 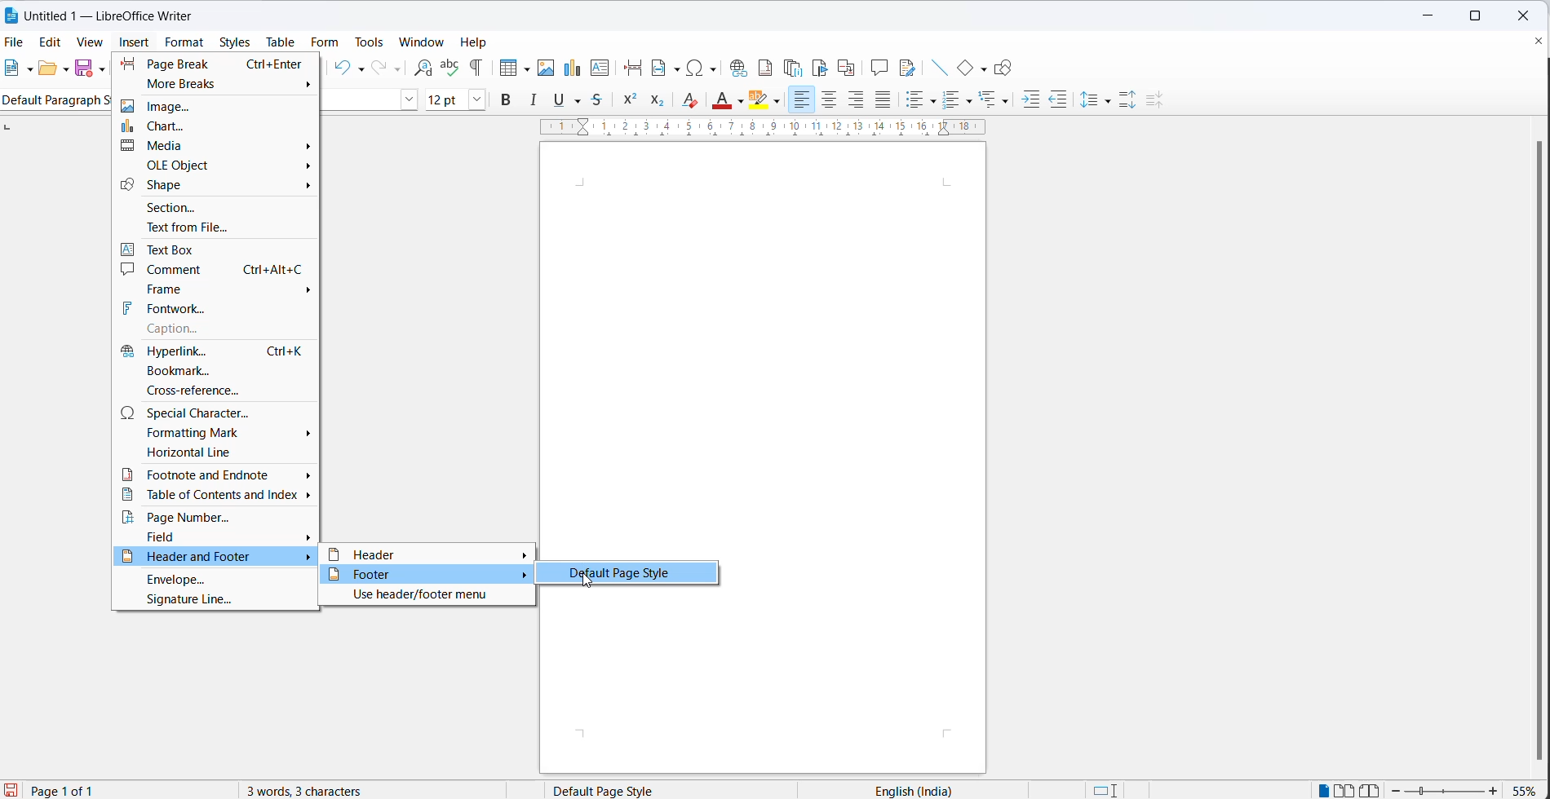 I want to click on form, so click(x=325, y=42).